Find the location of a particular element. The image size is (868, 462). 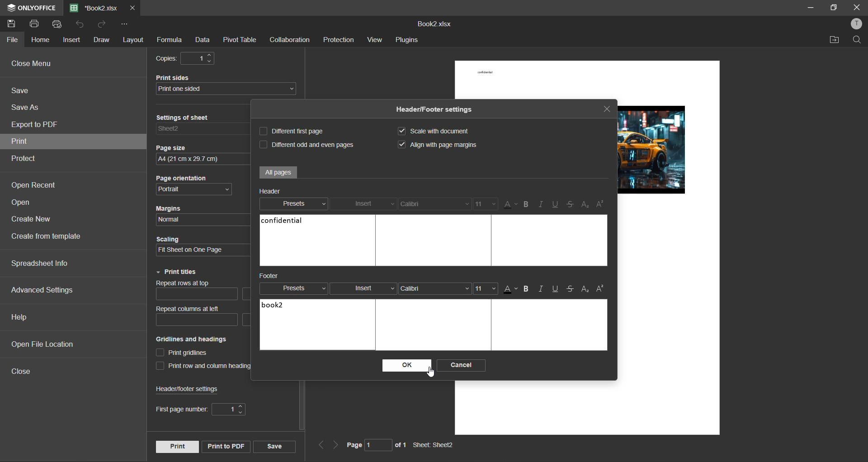

italic is located at coordinates (542, 204).